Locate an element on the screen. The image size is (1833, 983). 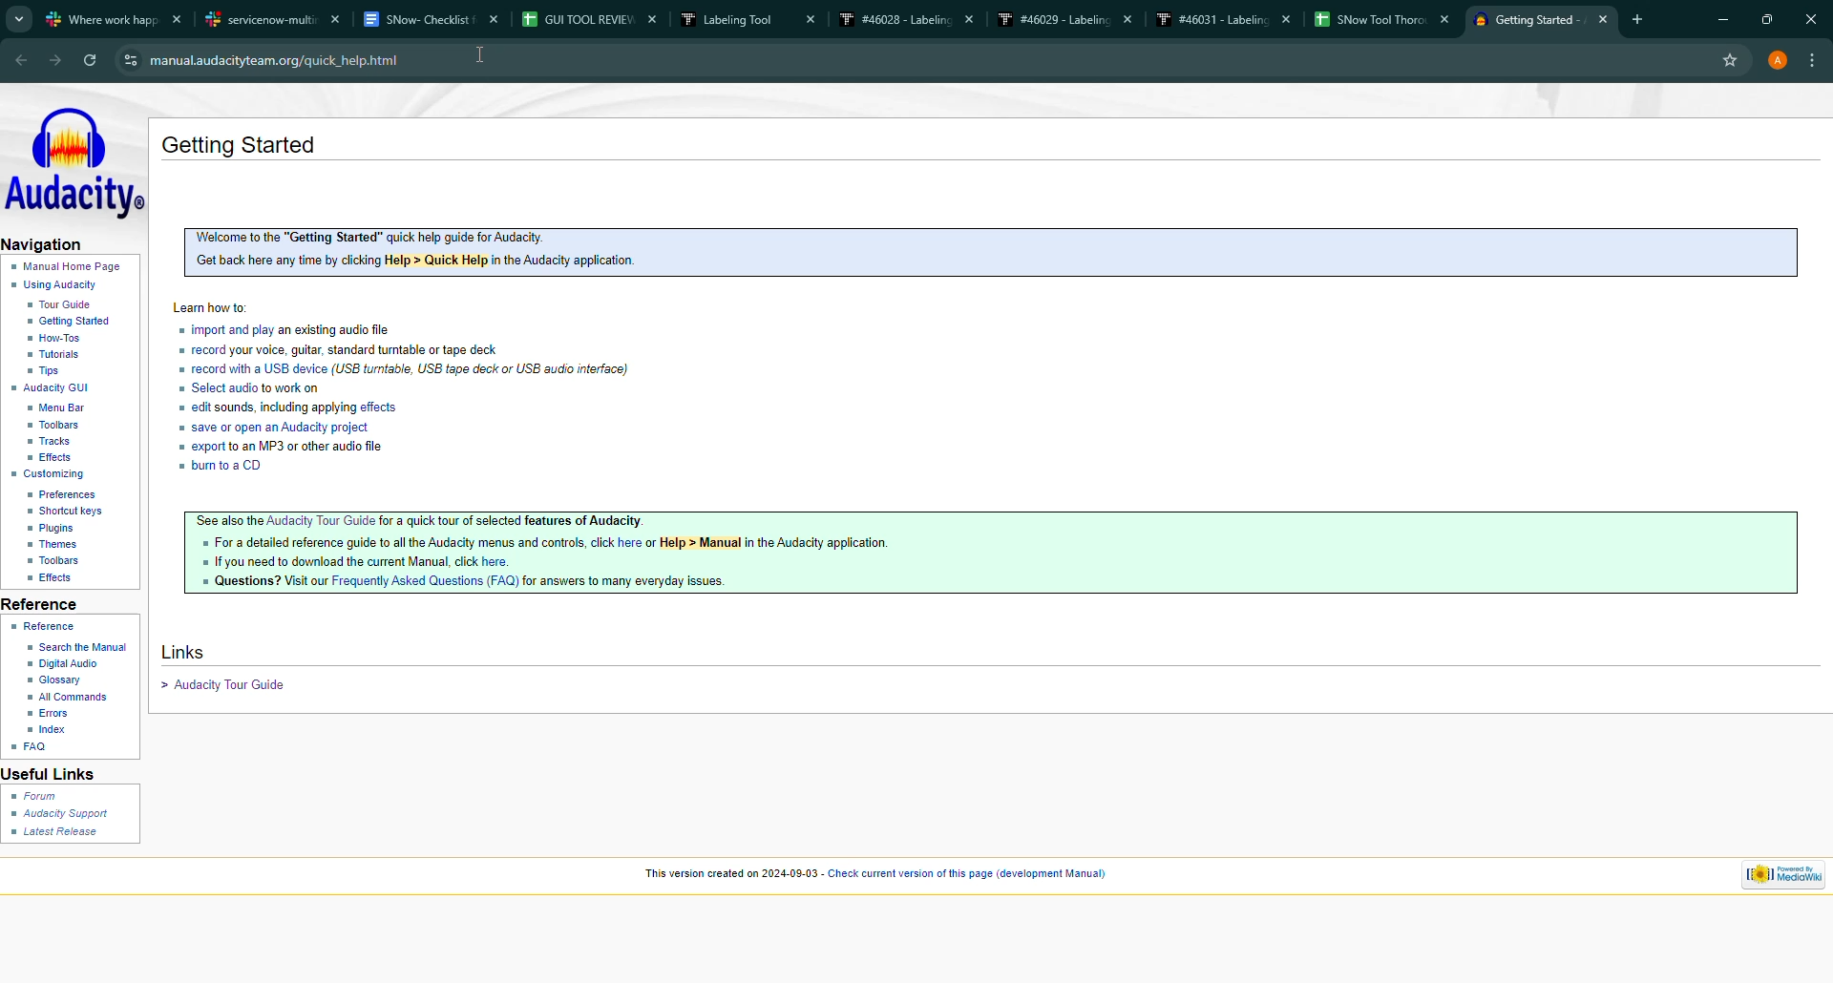
guide is located at coordinates (61, 305).